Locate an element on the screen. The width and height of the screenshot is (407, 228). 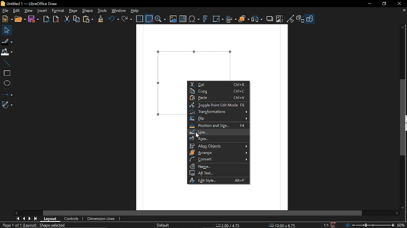
Open is located at coordinates (20, 19).